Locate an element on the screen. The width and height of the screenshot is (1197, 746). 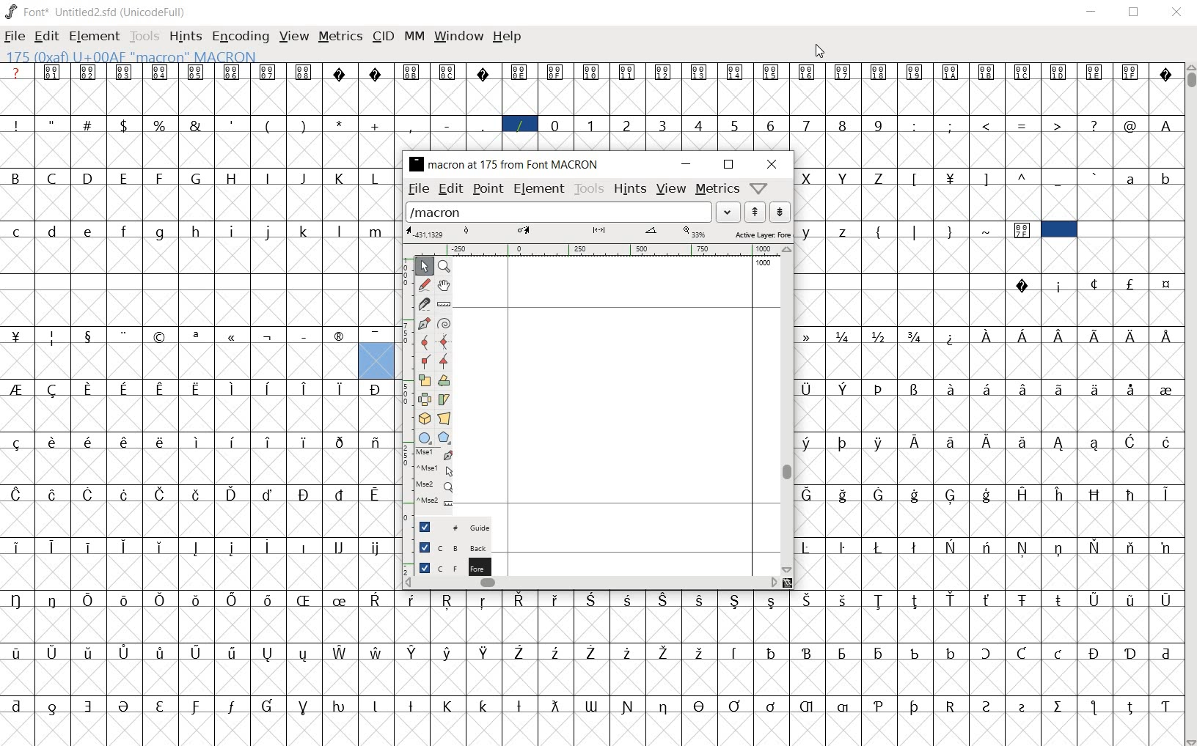
Symbol is located at coordinates (556, 653).